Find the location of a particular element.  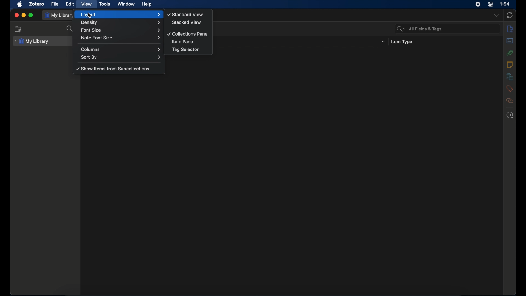

libraries is located at coordinates (510, 76).